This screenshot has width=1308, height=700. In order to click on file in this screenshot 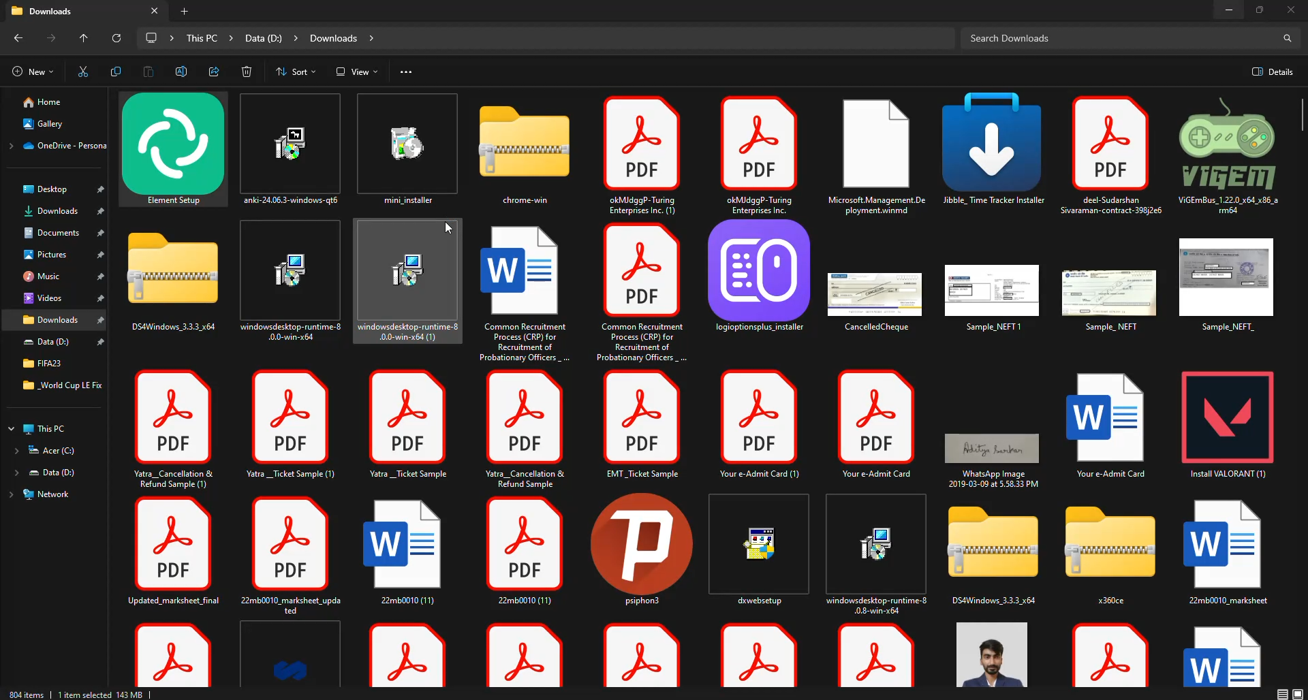, I will do `click(298, 423)`.